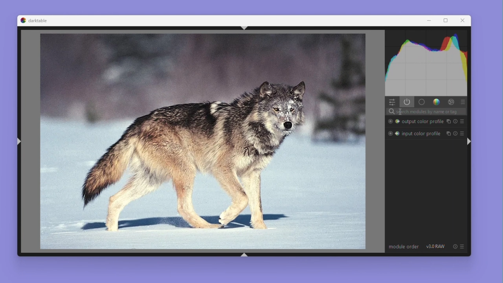 Image resolution: width=503 pixels, height=283 pixels. Describe the element at coordinates (422, 103) in the screenshot. I see `base` at that location.